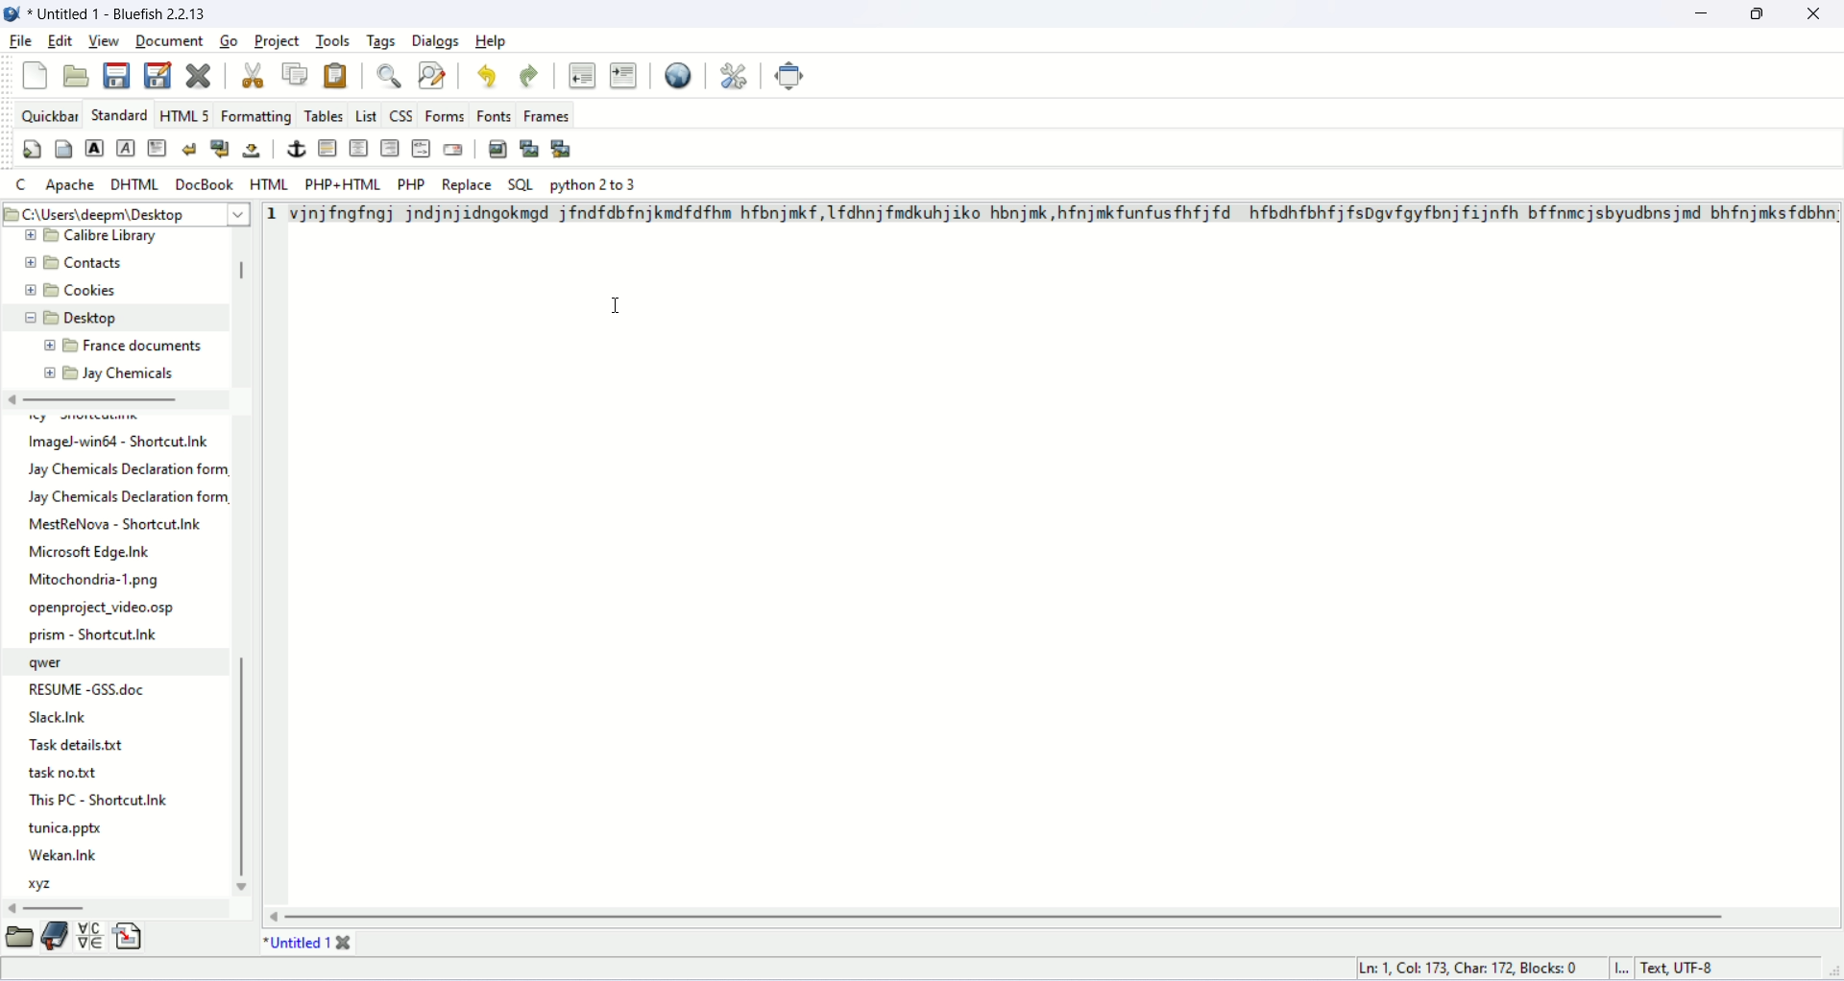 The image size is (1844, 981). Describe the element at coordinates (561, 149) in the screenshot. I see `multi-thumbnail` at that location.